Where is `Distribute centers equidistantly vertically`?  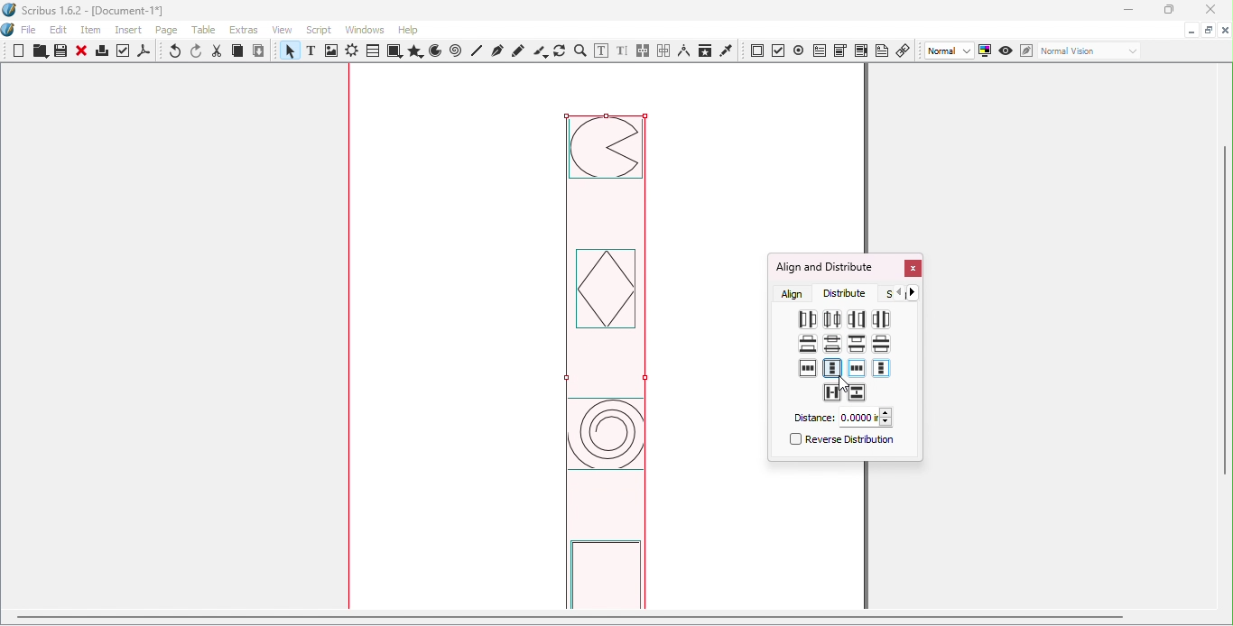 Distribute centers equidistantly vertically is located at coordinates (831, 345).